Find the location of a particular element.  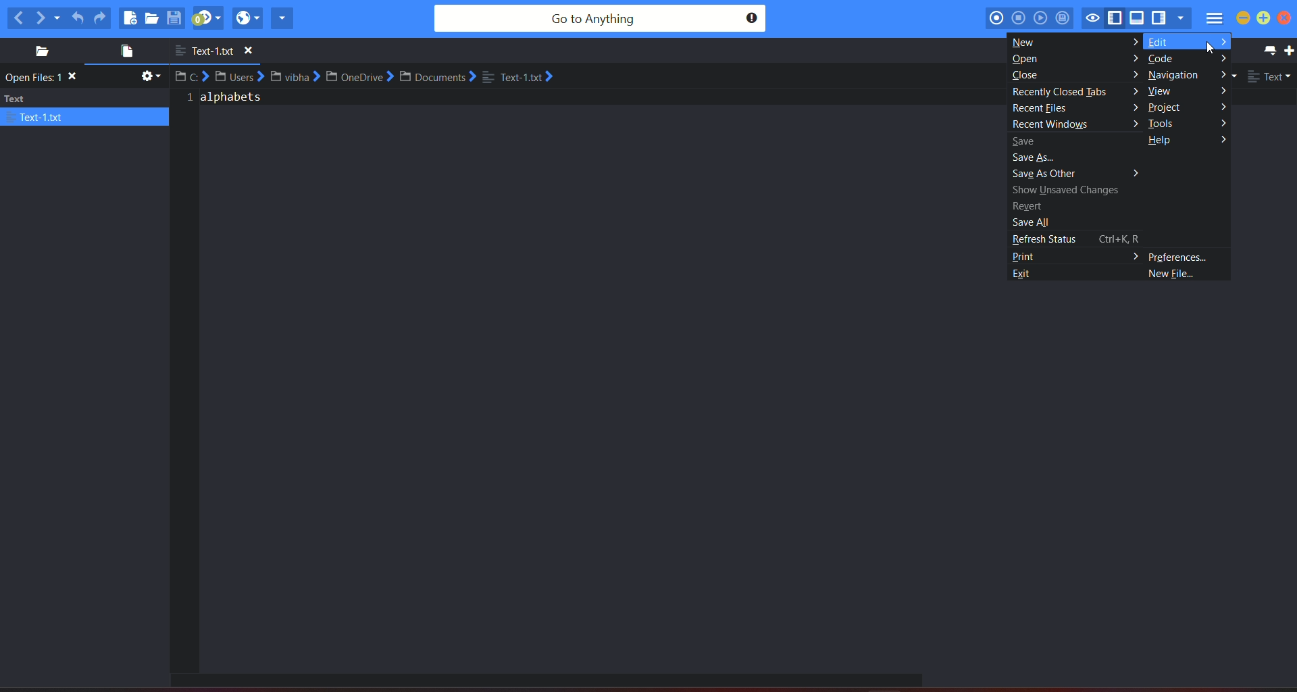

view in browser is located at coordinates (247, 18).